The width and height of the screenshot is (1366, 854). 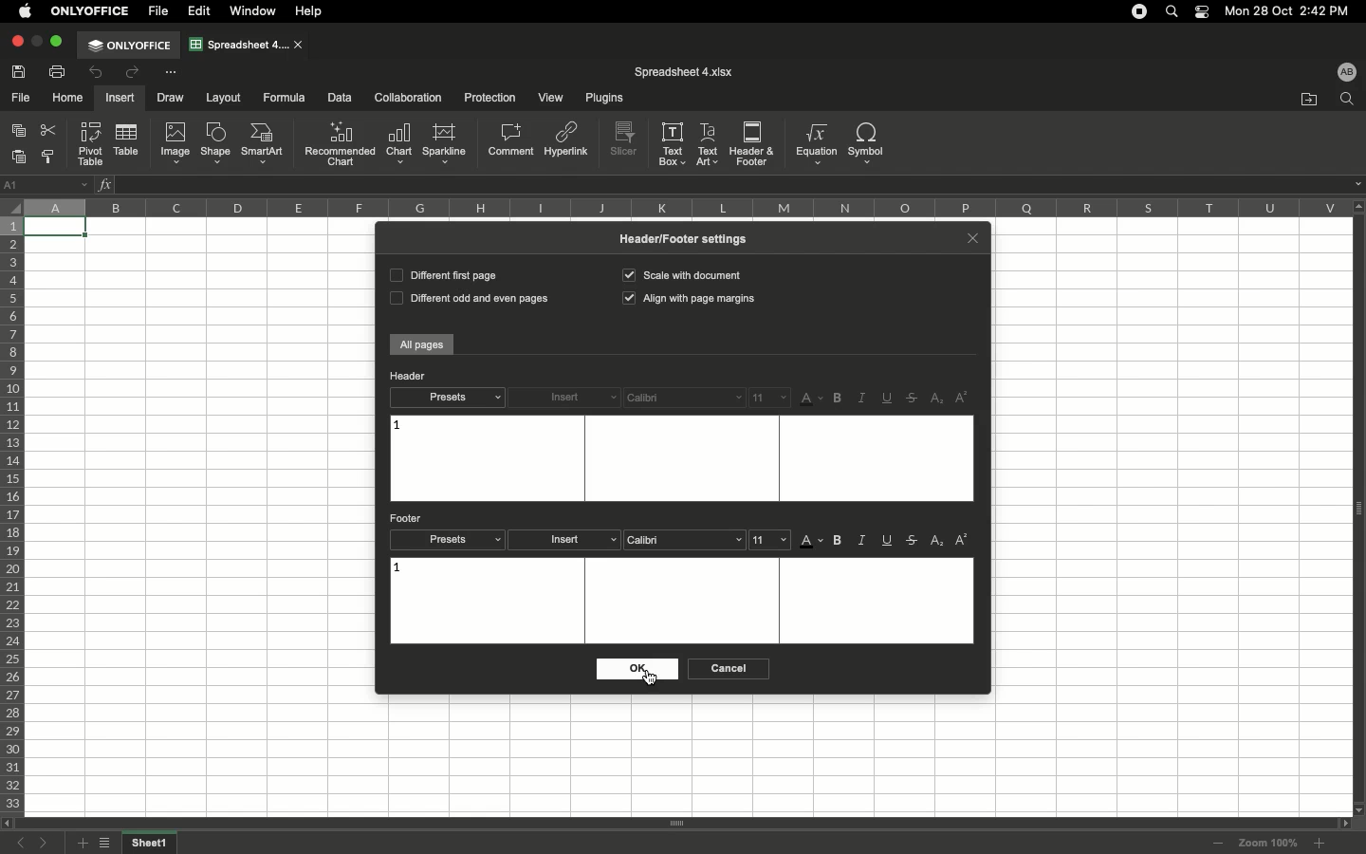 I want to click on Insert, so click(x=568, y=540).